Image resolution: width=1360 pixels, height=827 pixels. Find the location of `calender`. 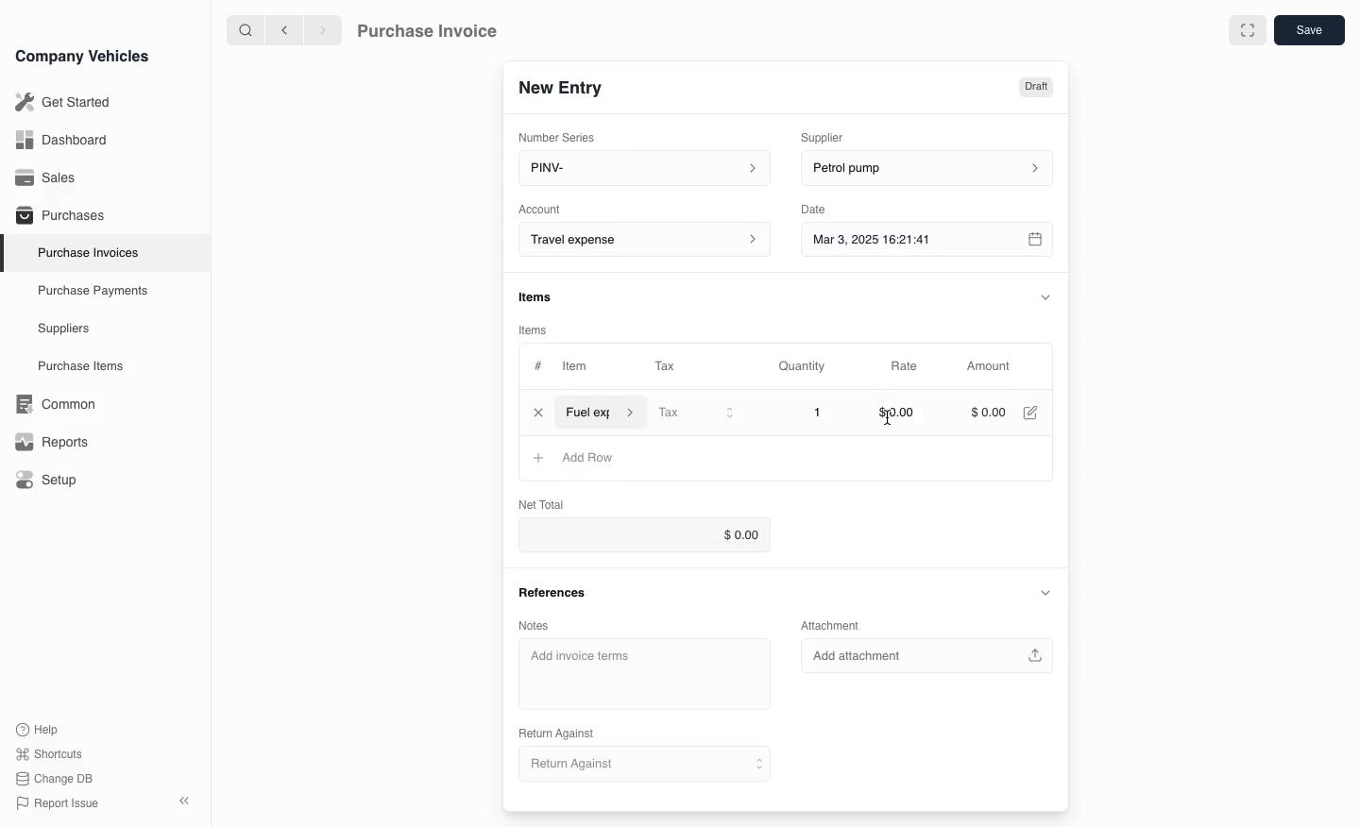

calender is located at coordinates (1037, 241).